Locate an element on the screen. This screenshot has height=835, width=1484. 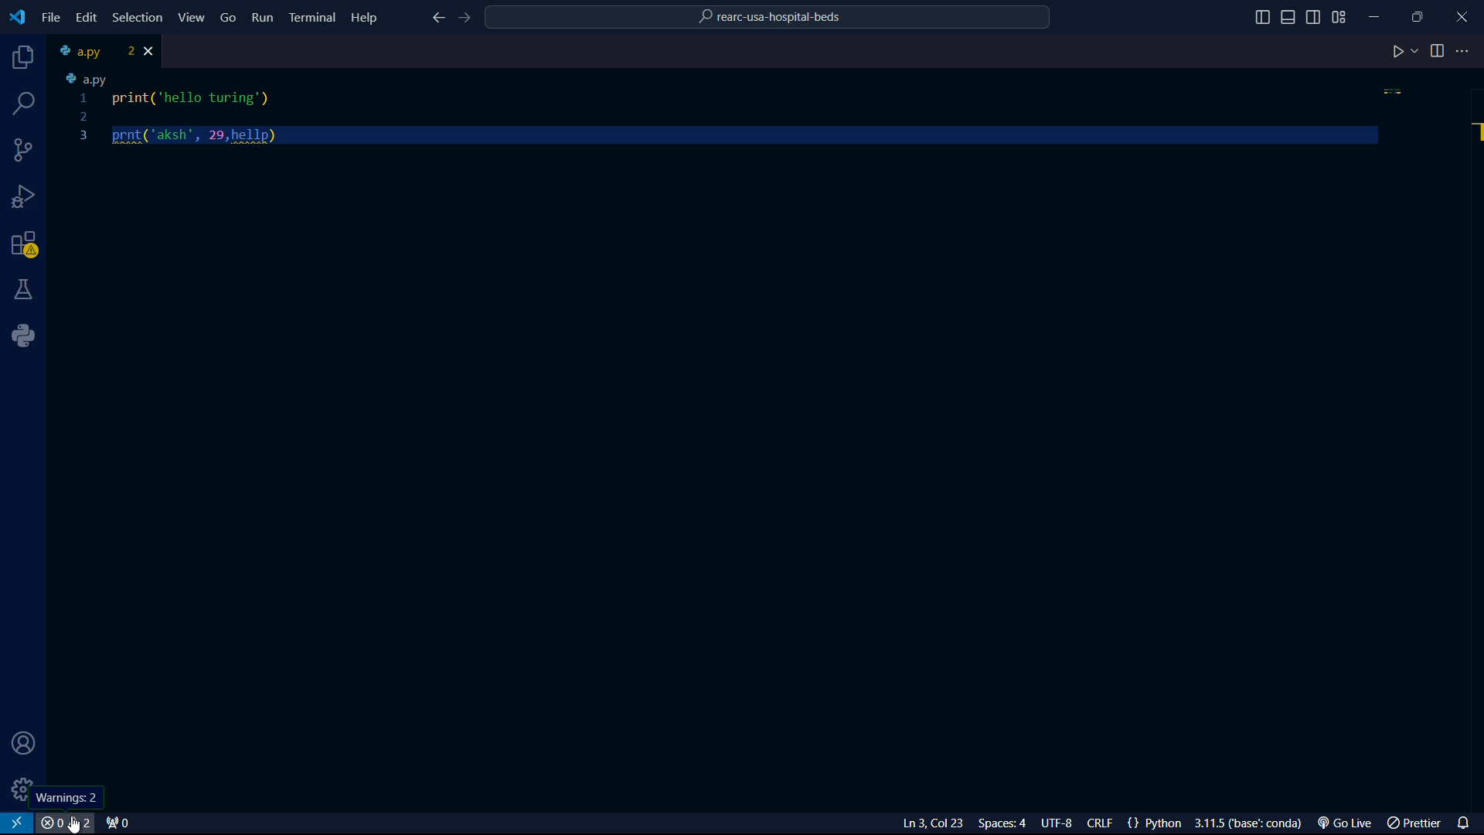
toggle sidebar is located at coordinates (1262, 18).